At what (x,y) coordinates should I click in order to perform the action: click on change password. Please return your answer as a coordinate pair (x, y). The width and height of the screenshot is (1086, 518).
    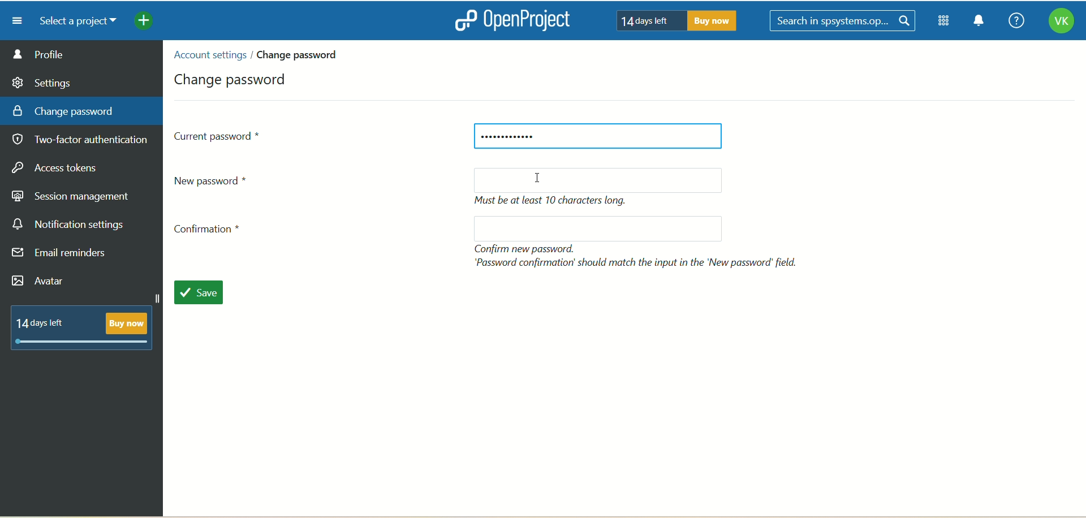
    Looking at the image, I should click on (63, 110).